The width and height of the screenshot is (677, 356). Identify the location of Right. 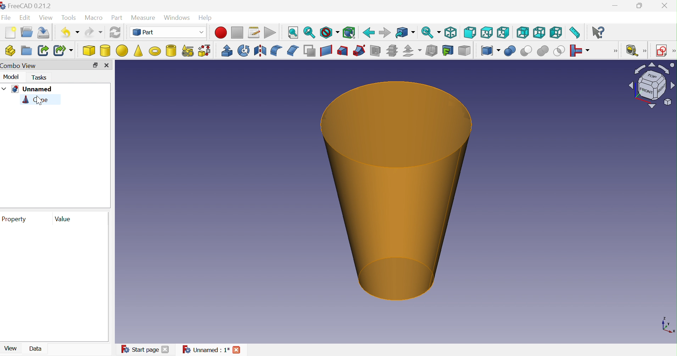
(503, 32).